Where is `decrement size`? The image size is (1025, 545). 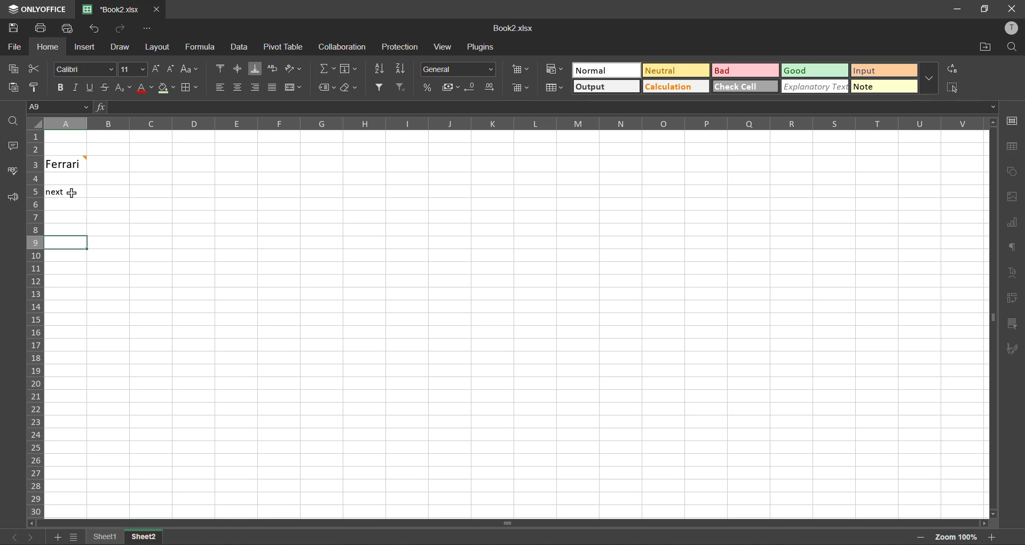
decrement size is located at coordinates (172, 68).